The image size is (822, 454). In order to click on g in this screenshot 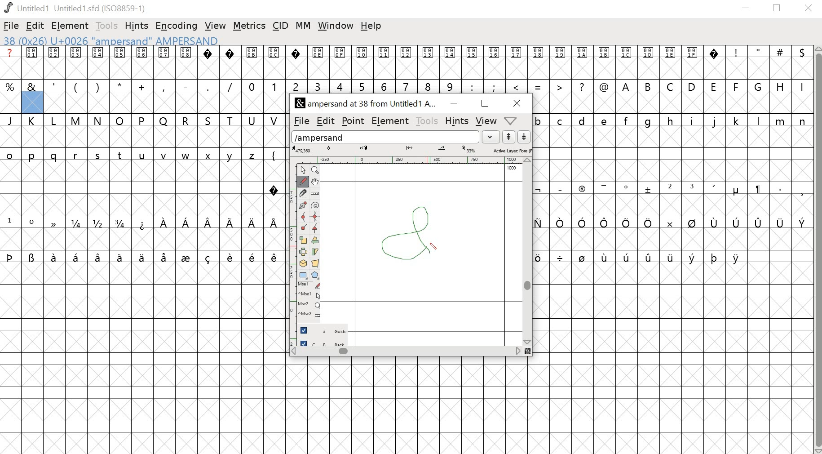, I will do `click(650, 121)`.